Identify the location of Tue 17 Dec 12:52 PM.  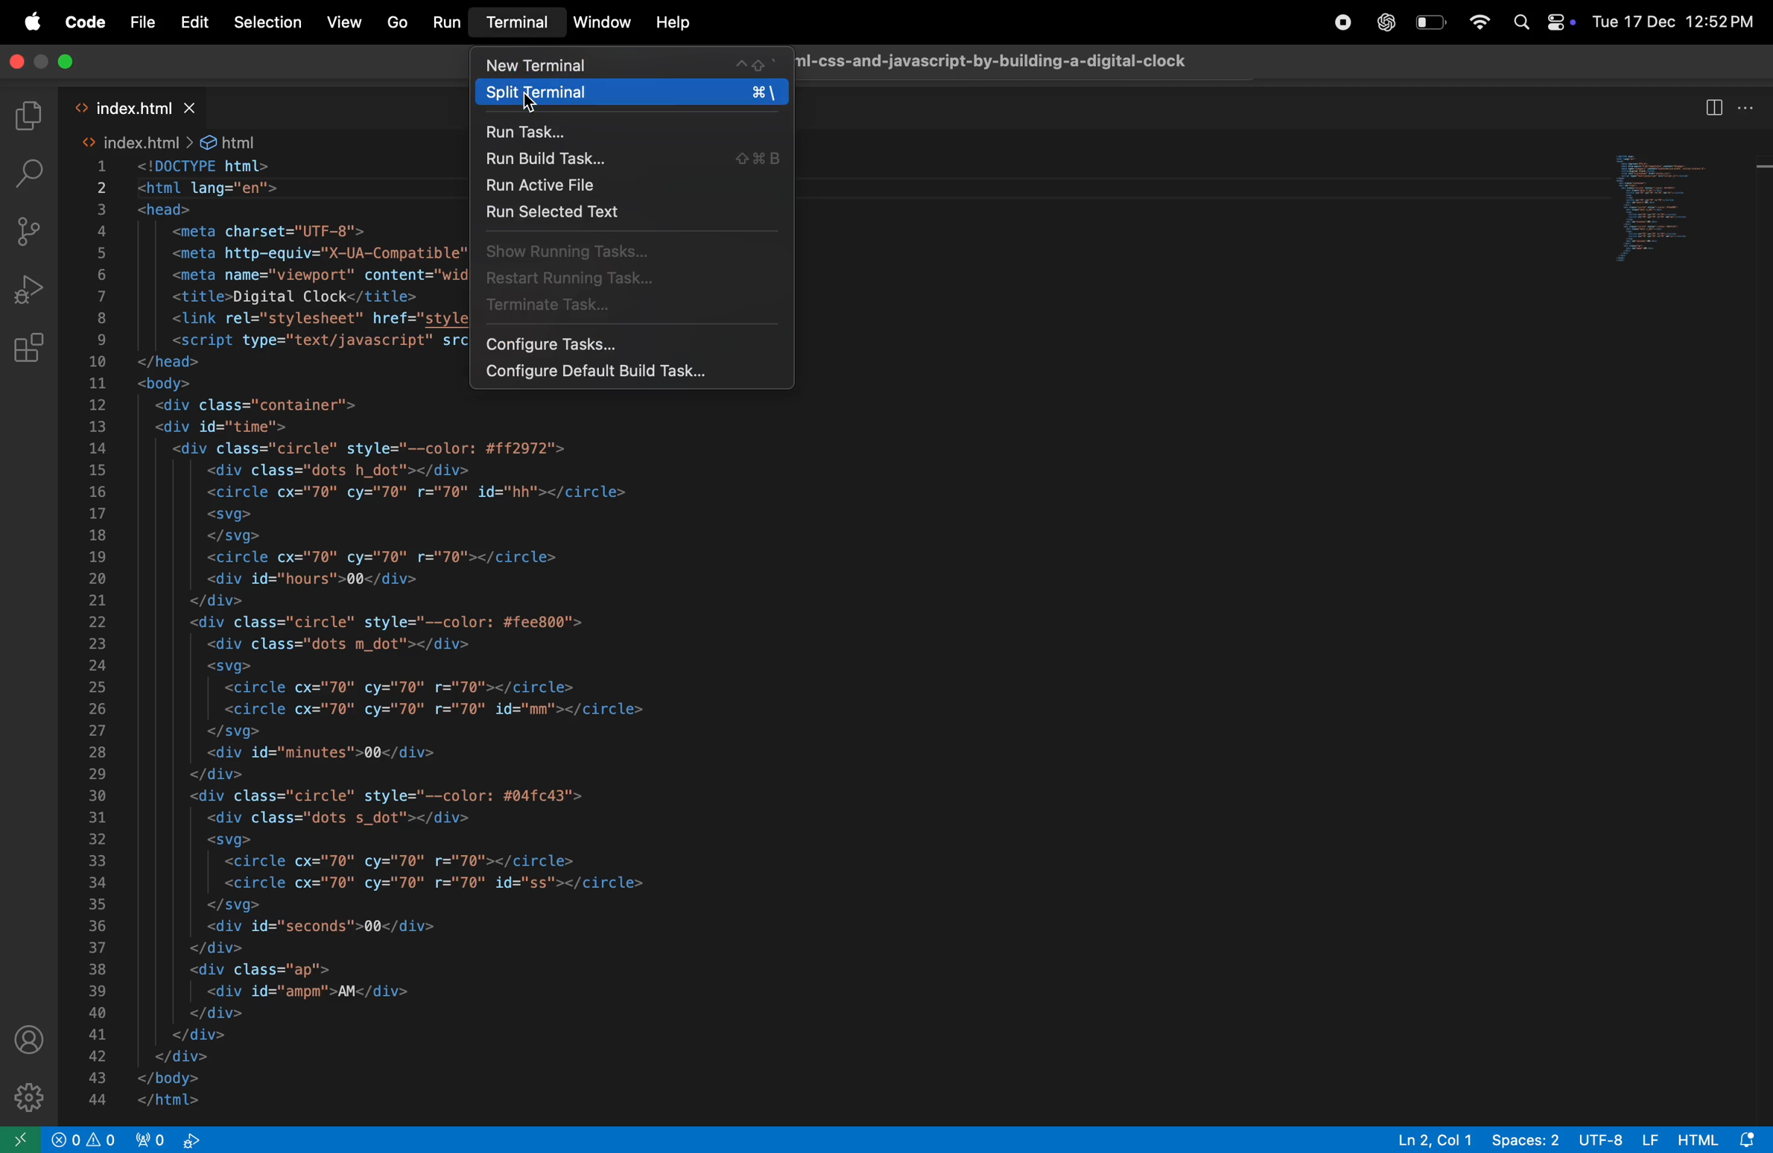
(1674, 19).